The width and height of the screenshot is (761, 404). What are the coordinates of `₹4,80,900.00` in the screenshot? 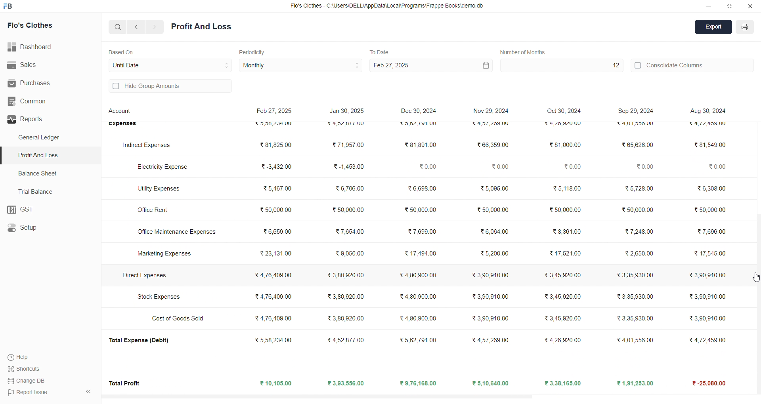 It's located at (418, 276).